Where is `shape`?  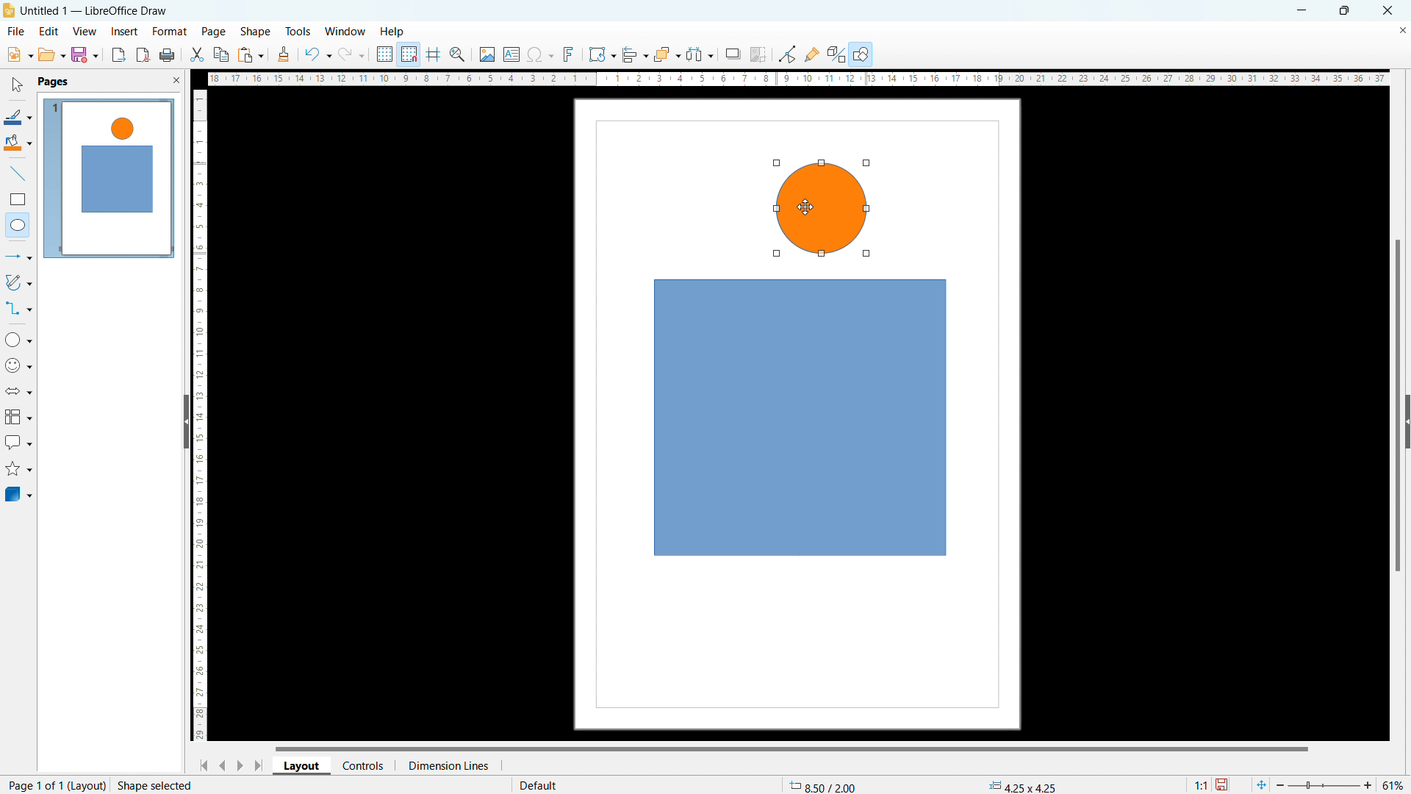 shape is located at coordinates (256, 32).